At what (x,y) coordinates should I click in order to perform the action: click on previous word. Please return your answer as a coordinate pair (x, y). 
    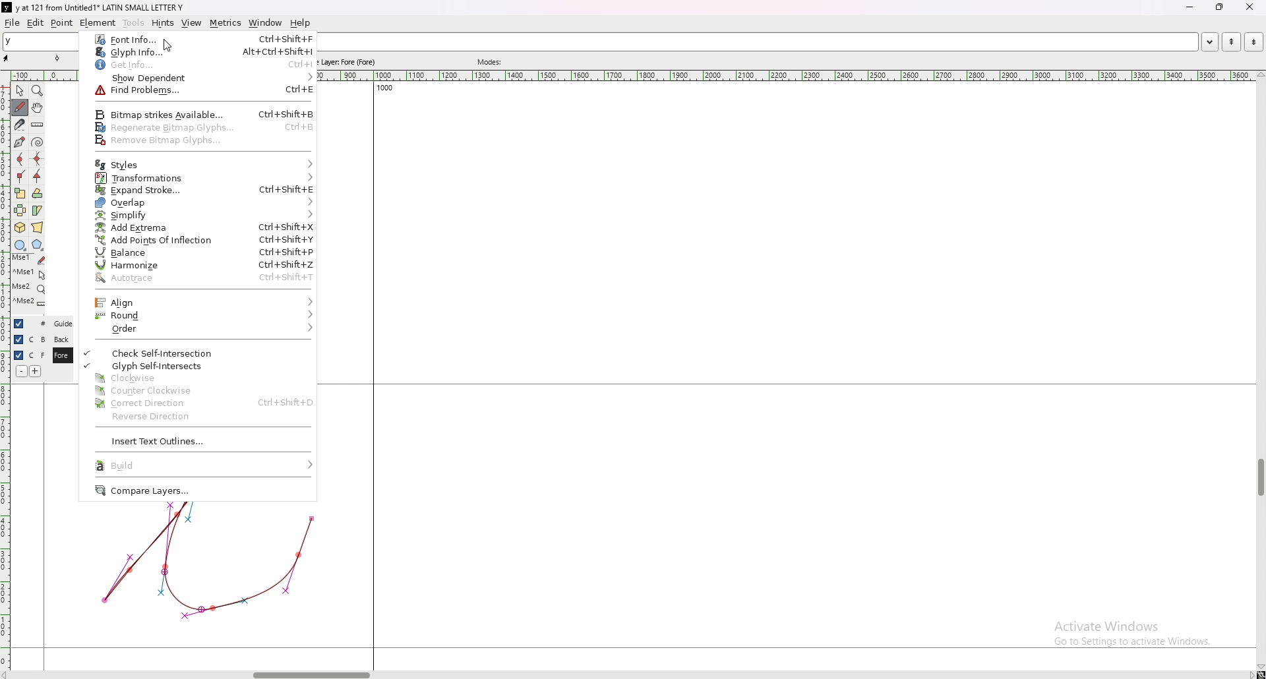
    Looking at the image, I should click on (1230, 42).